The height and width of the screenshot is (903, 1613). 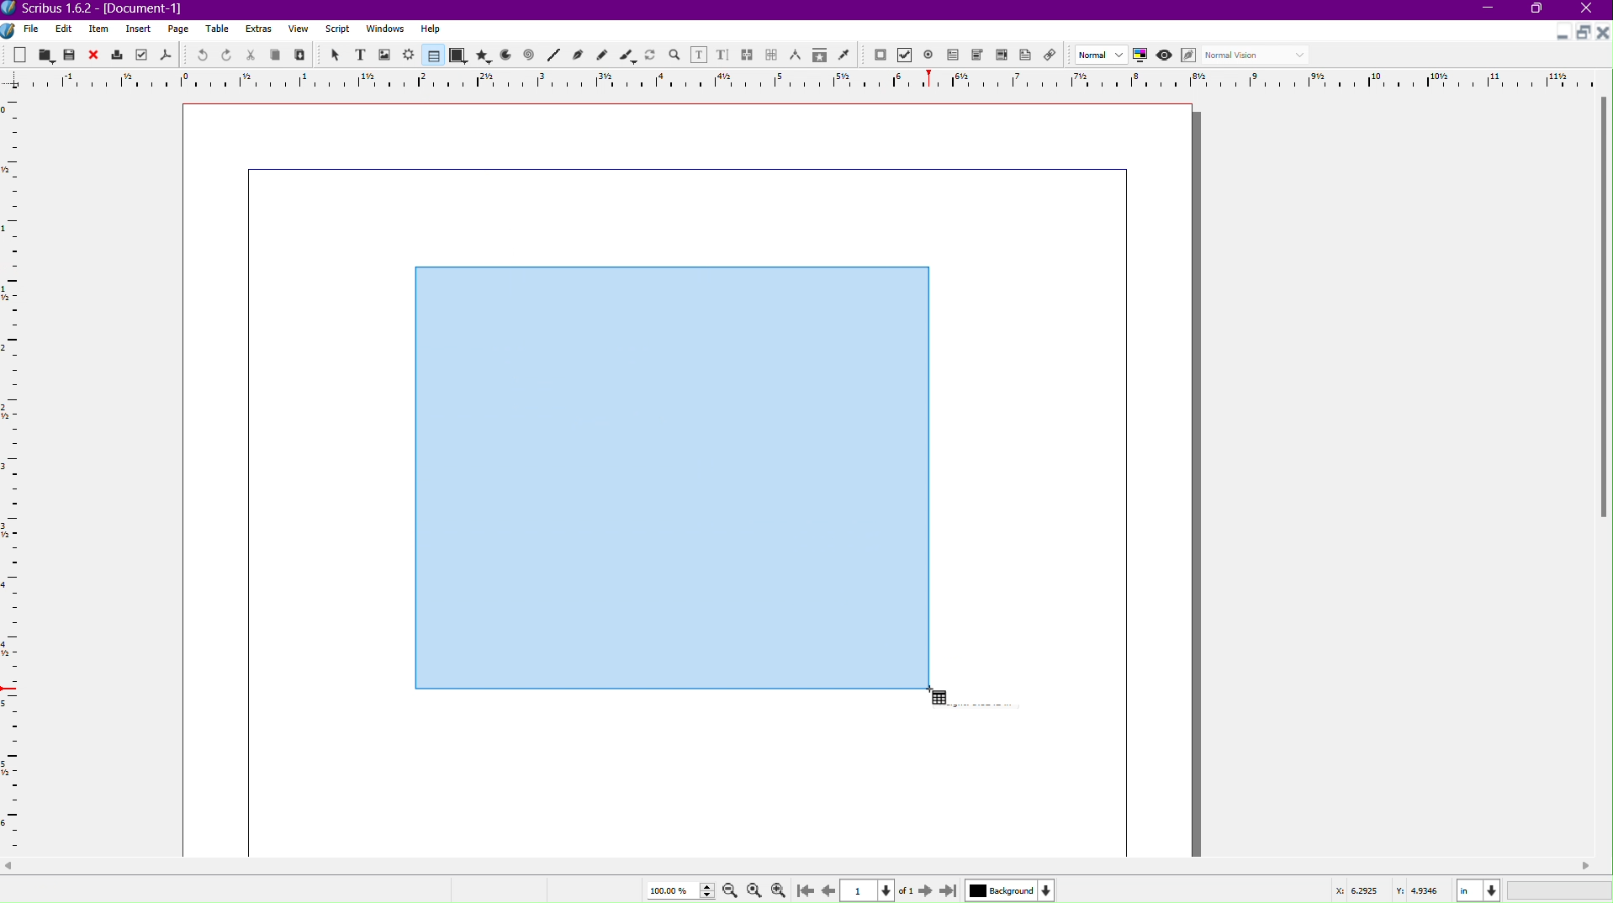 I want to click on Zoom to 100%, so click(x=754, y=888).